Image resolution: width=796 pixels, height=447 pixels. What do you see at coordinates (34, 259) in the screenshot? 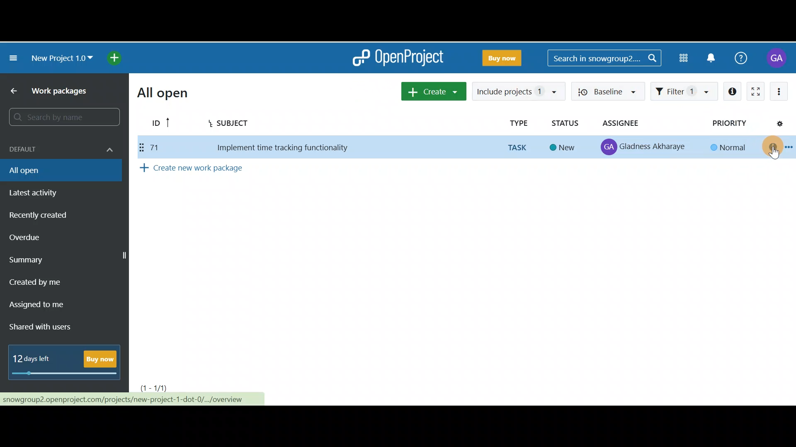
I see `Summary` at bounding box center [34, 259].